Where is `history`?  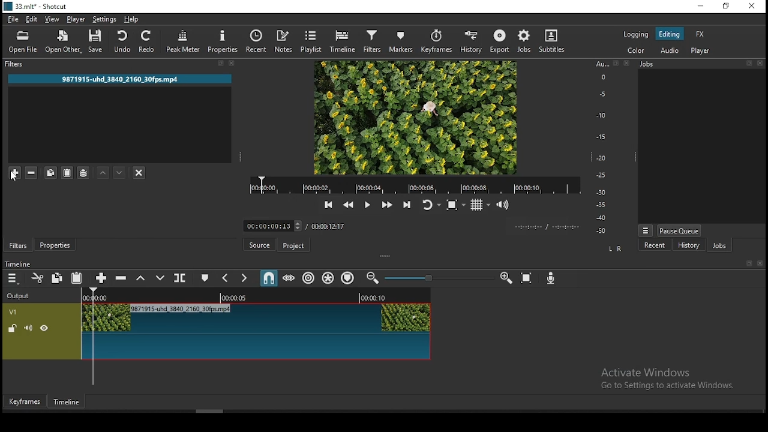
history is located at coordinates (473, 41).